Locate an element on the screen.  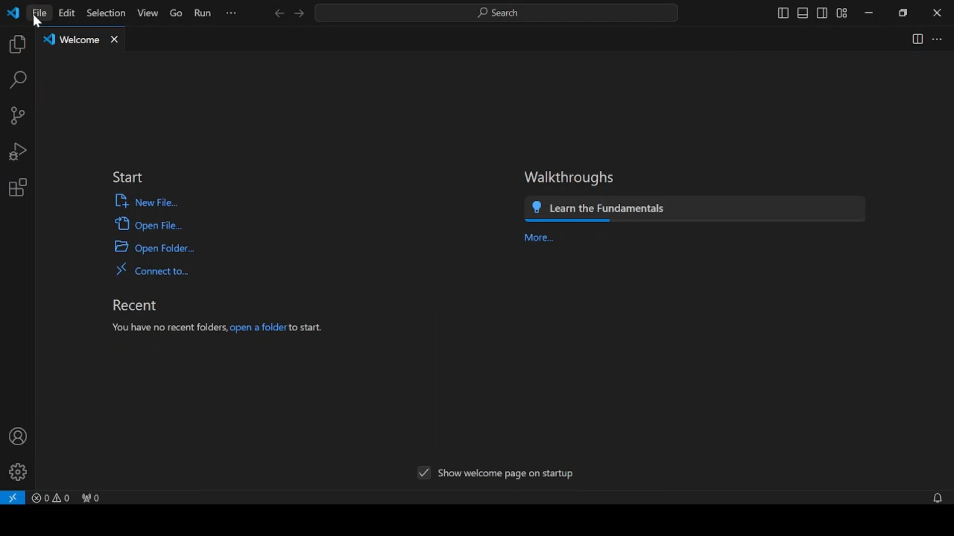
close is located at coordinates (936, 13).